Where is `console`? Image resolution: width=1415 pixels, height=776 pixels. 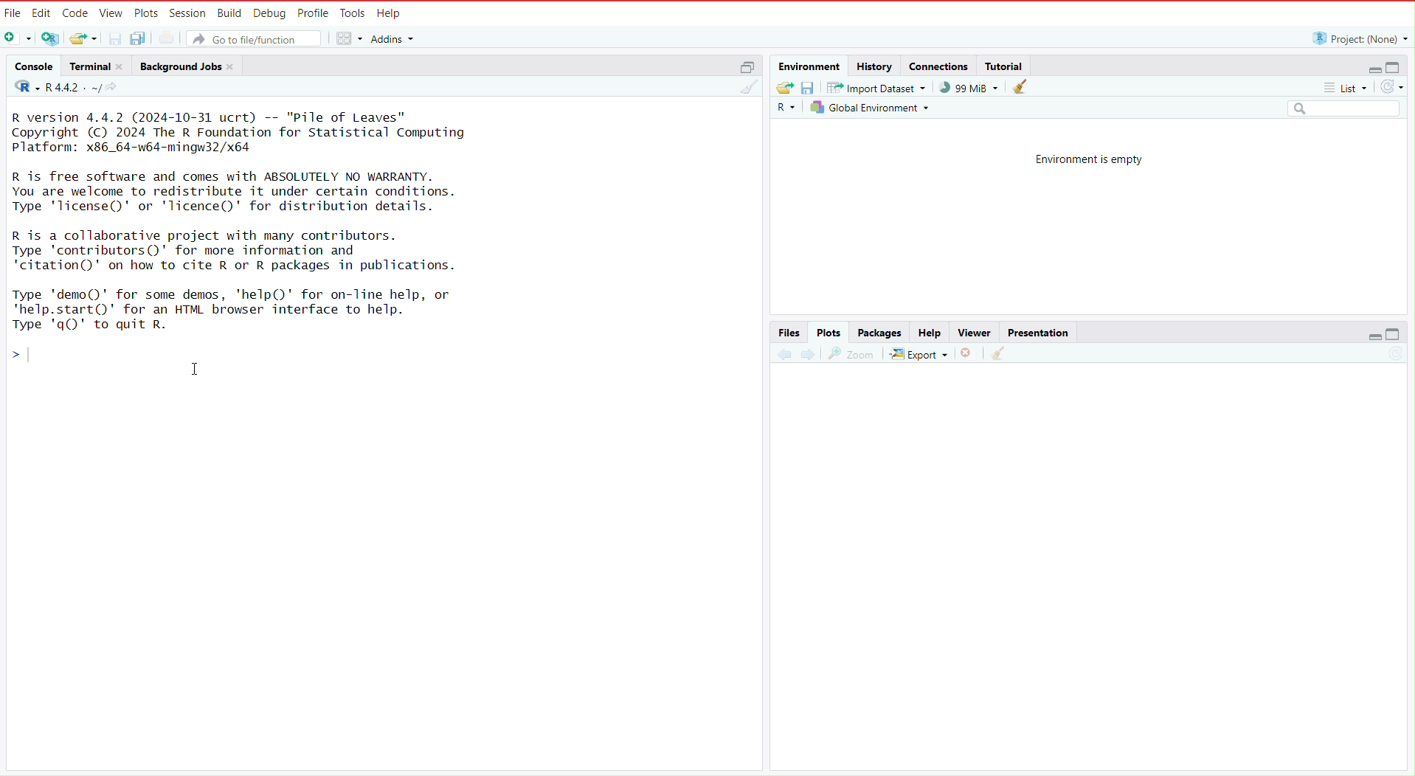
console is located at coordinates (30, 64).